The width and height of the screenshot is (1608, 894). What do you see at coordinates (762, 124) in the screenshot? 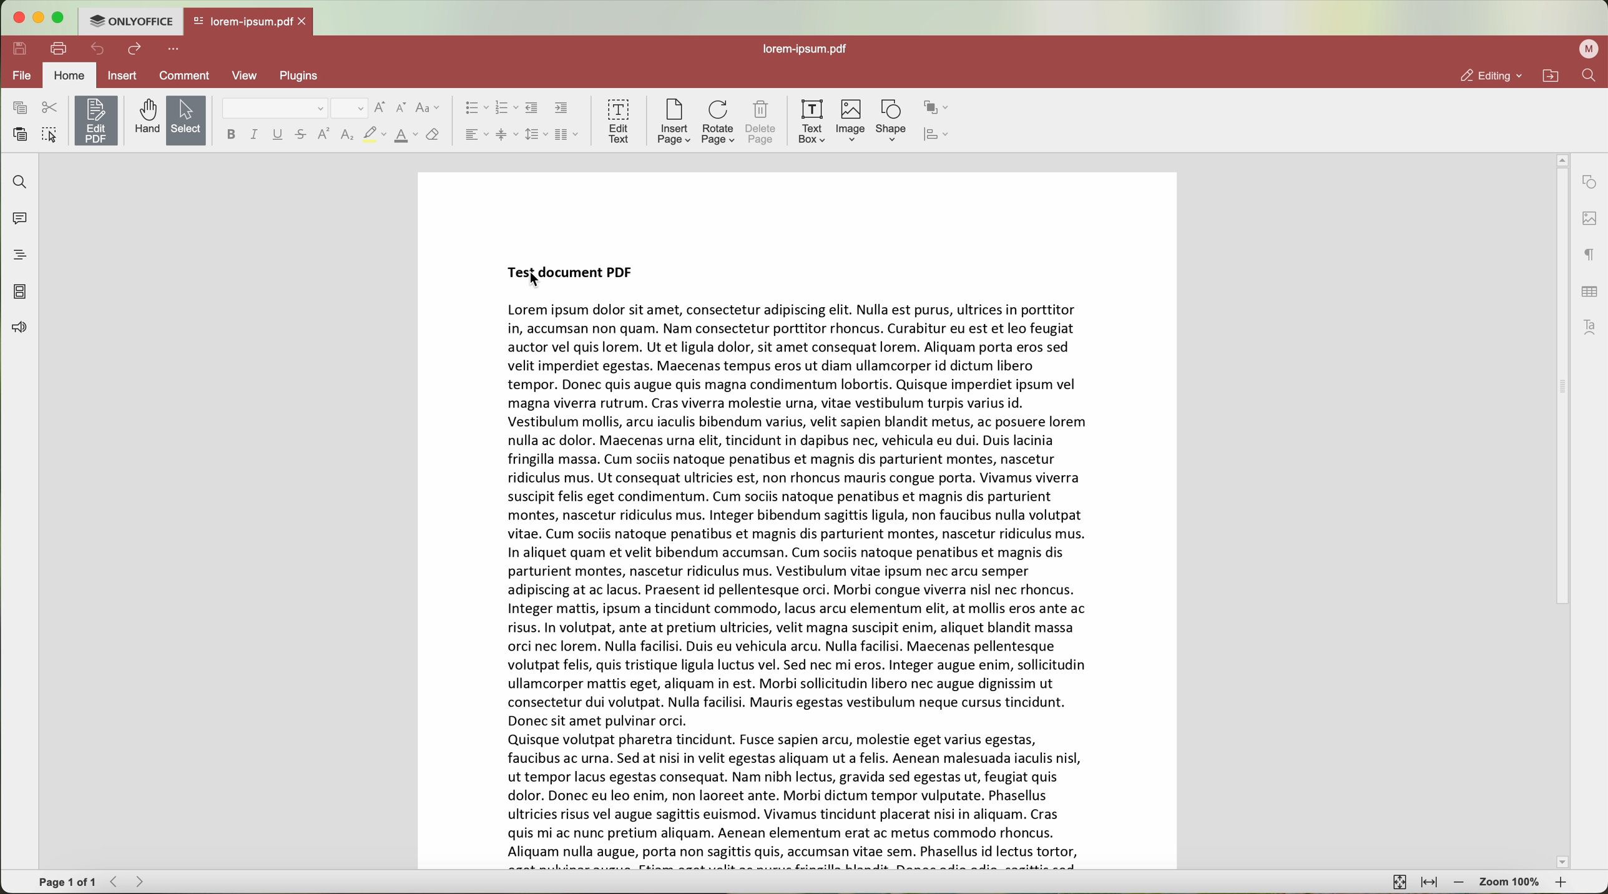
I see `delete page` at bounding box center [762, 124].